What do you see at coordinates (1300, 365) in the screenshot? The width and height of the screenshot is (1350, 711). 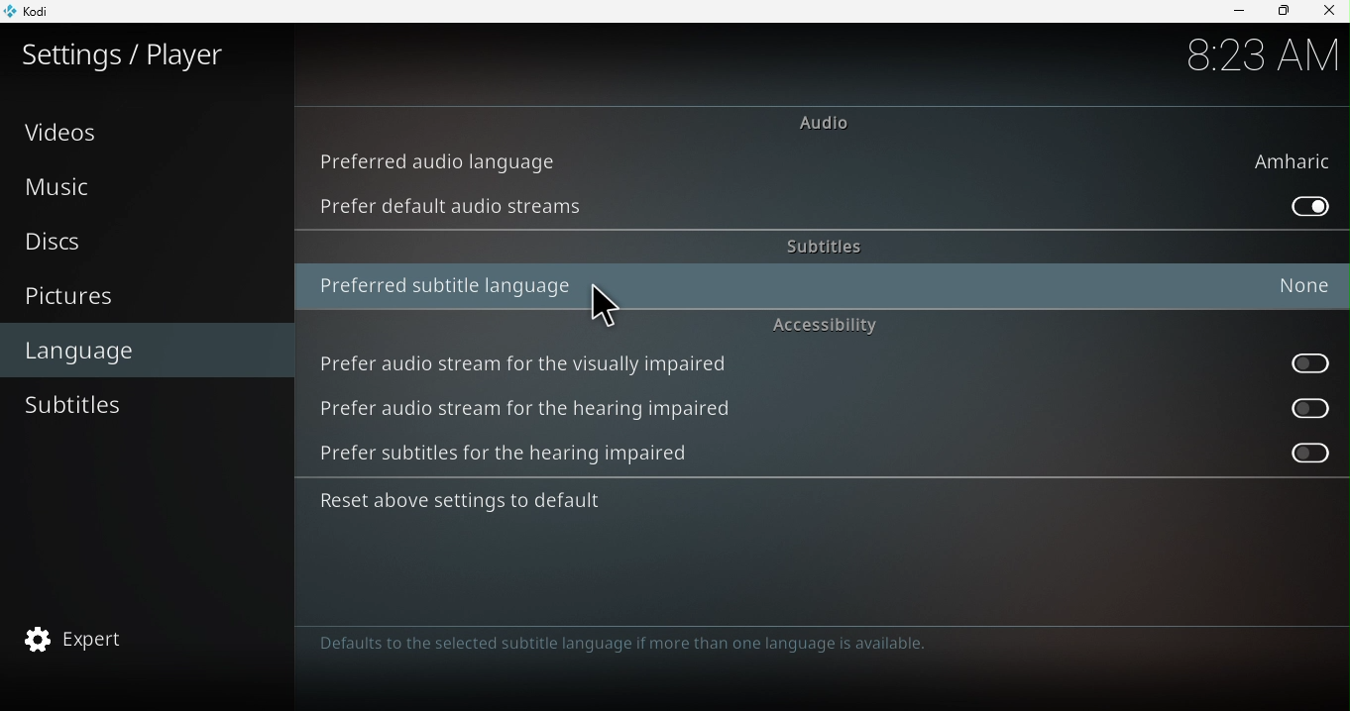 I see `Prefer audio stream for the visually impaired` at bounding box center [1300, 365].